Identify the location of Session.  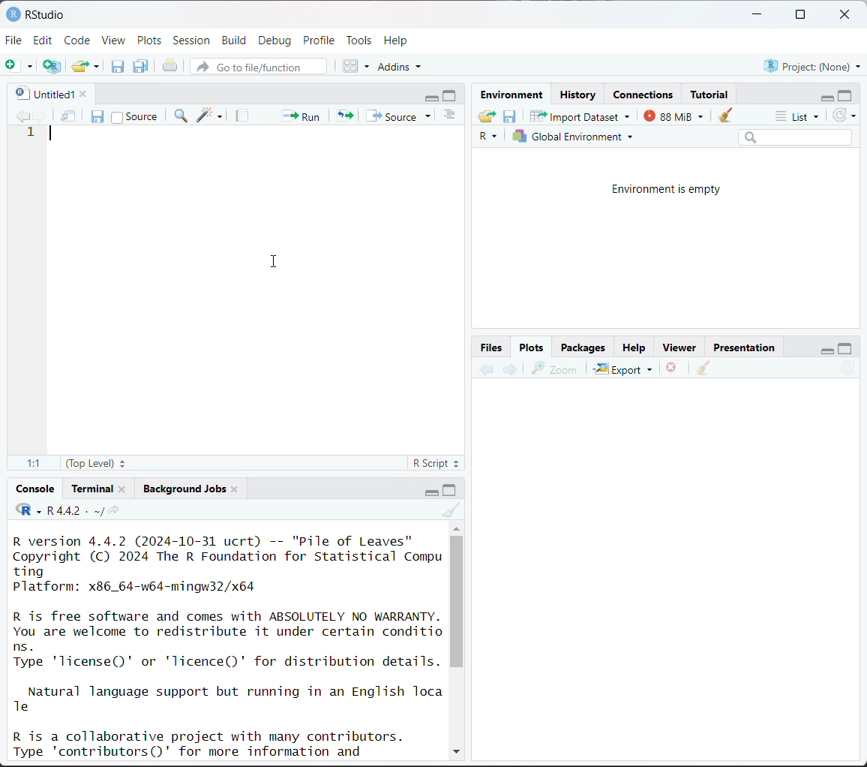
(192, 41).